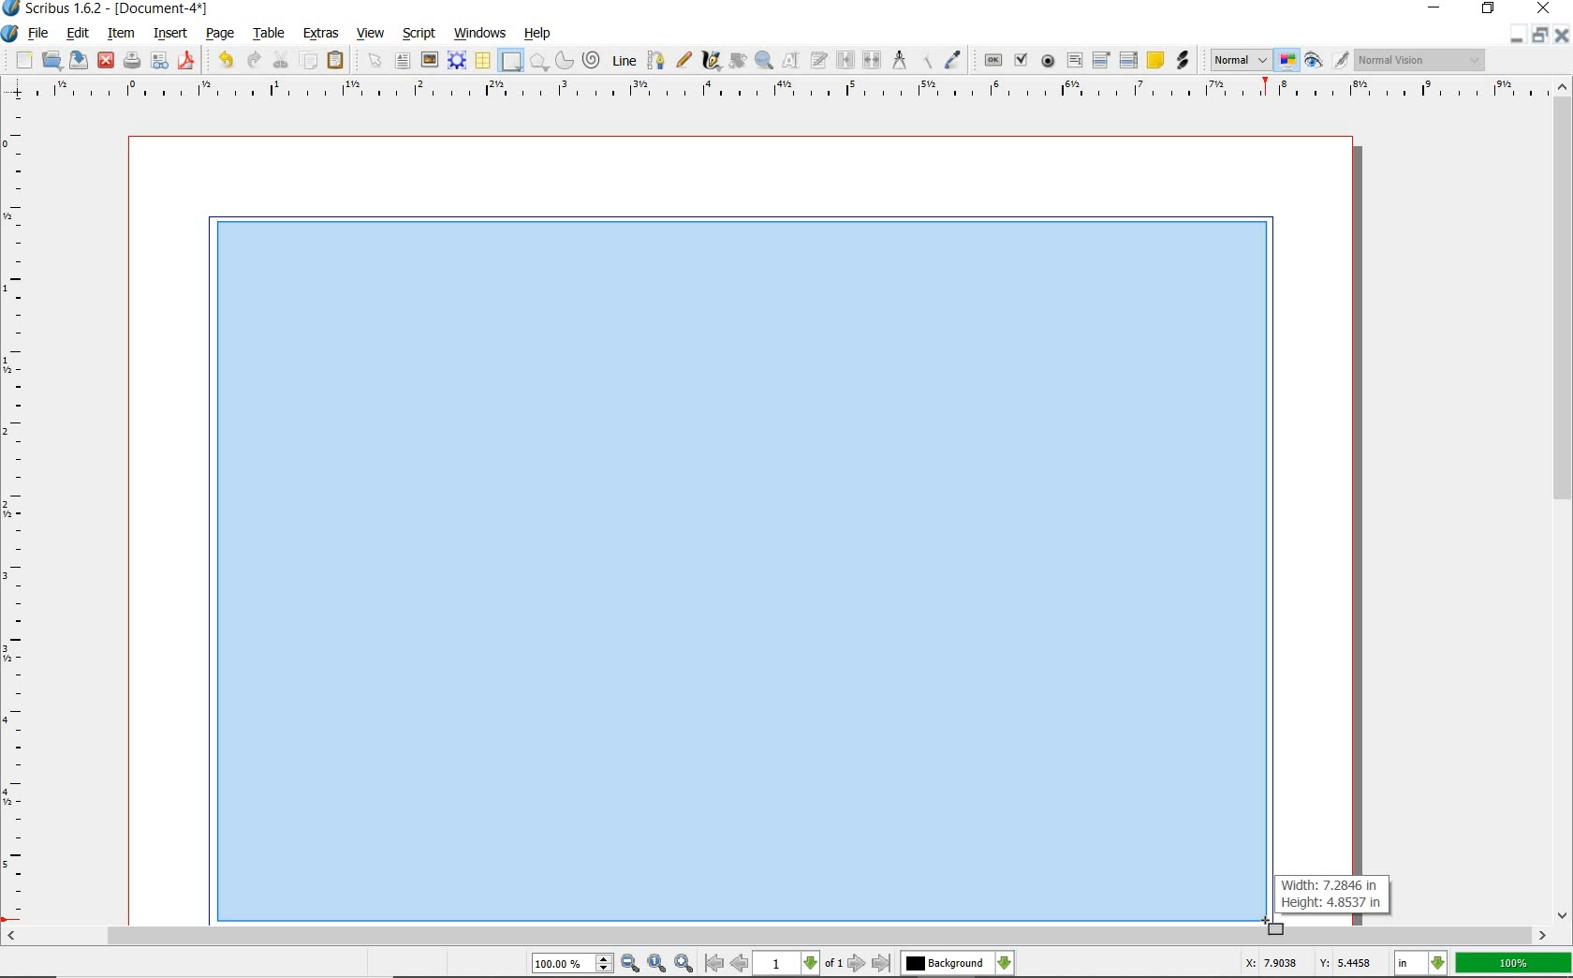 This screenshot has width=1573, height=978. What do you see at coordinates (657, 58) in the screenshot?
I see `Bezier curve` at bounding box center [657, 58].